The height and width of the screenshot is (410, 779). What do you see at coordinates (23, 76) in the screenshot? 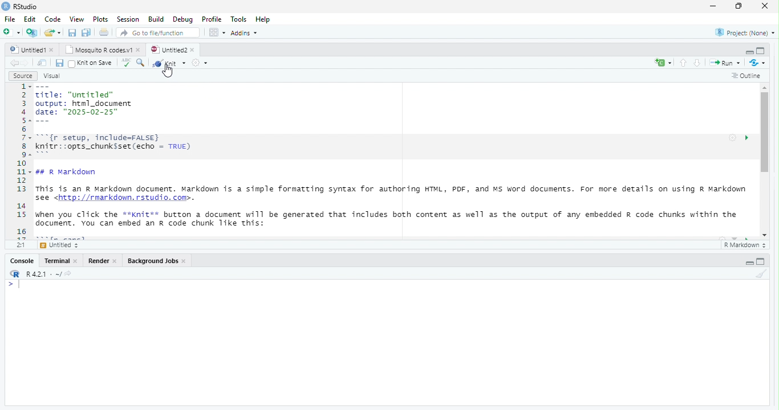
I see `Source` at bounding box center [23, 76].